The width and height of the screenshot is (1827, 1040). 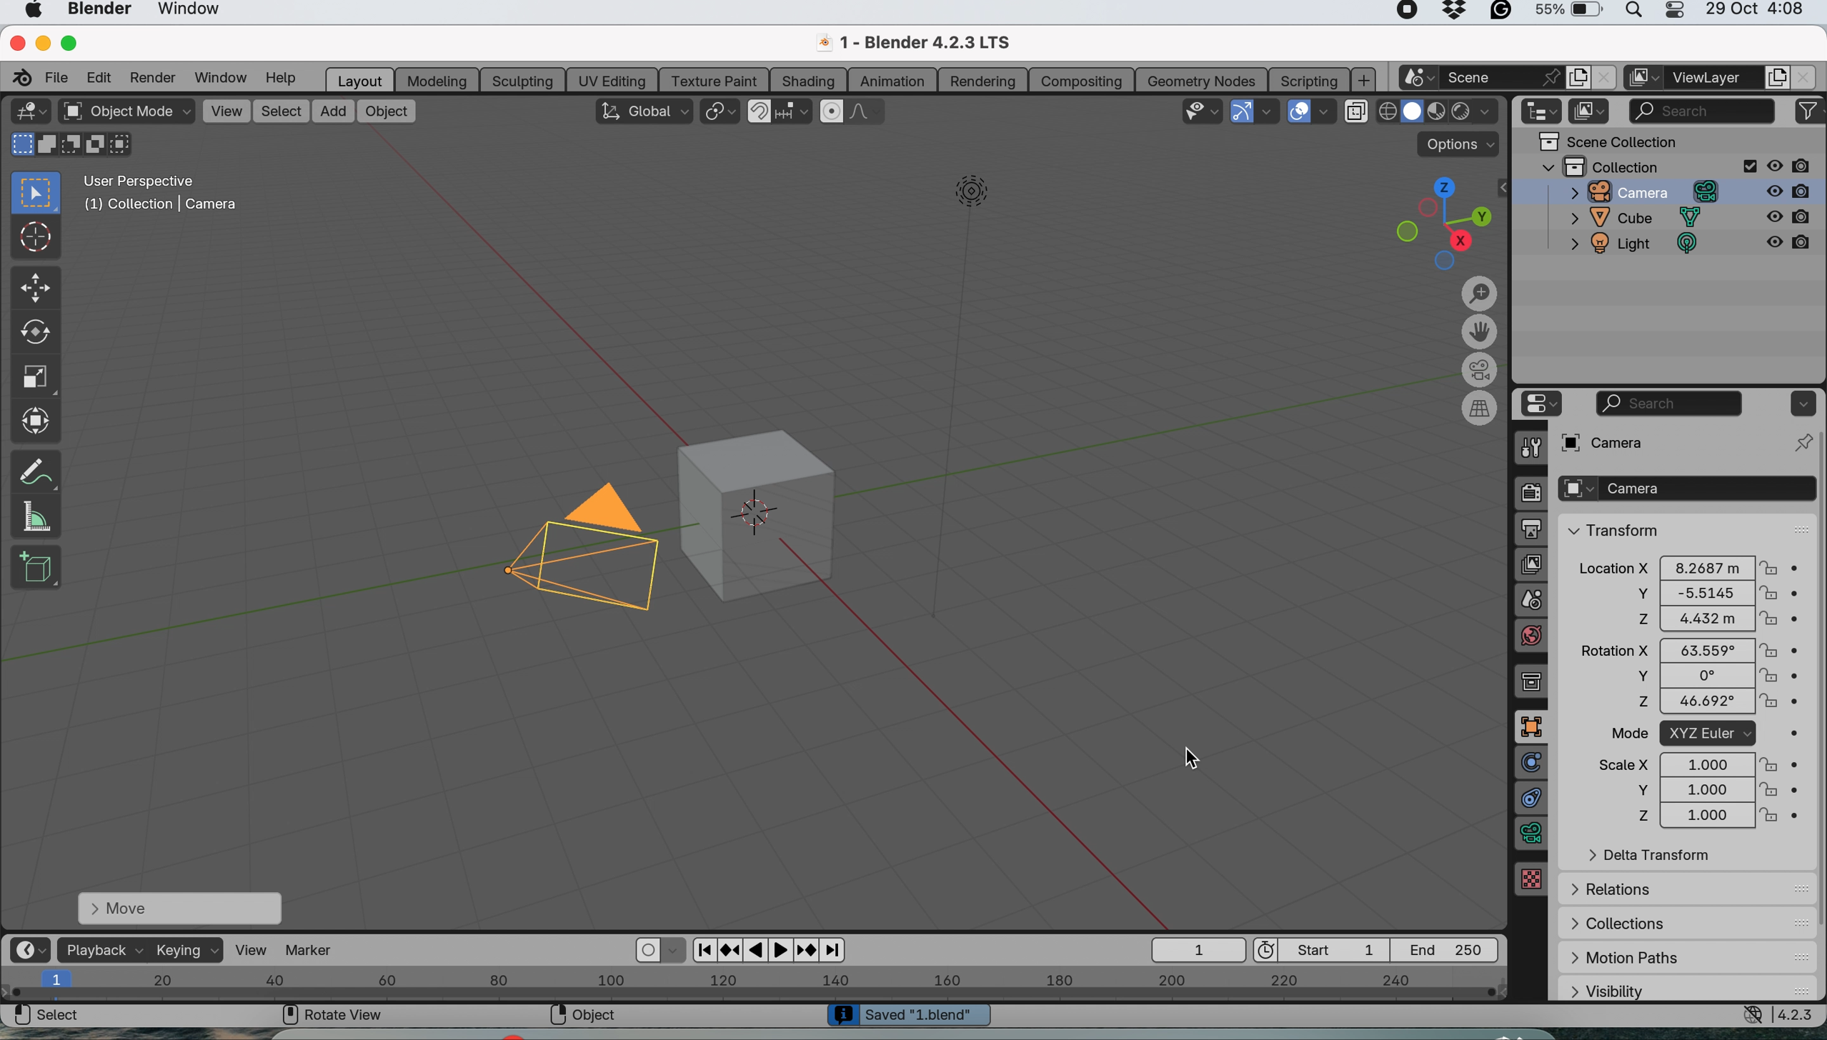 What do you see at coordinates (1461, 144) in the screenshot?
I see `options` at bounding box center [1461, 144].